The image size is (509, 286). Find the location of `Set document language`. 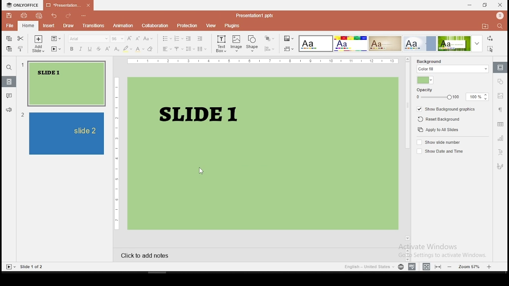

Set document language is located at coordinates (401, 267).